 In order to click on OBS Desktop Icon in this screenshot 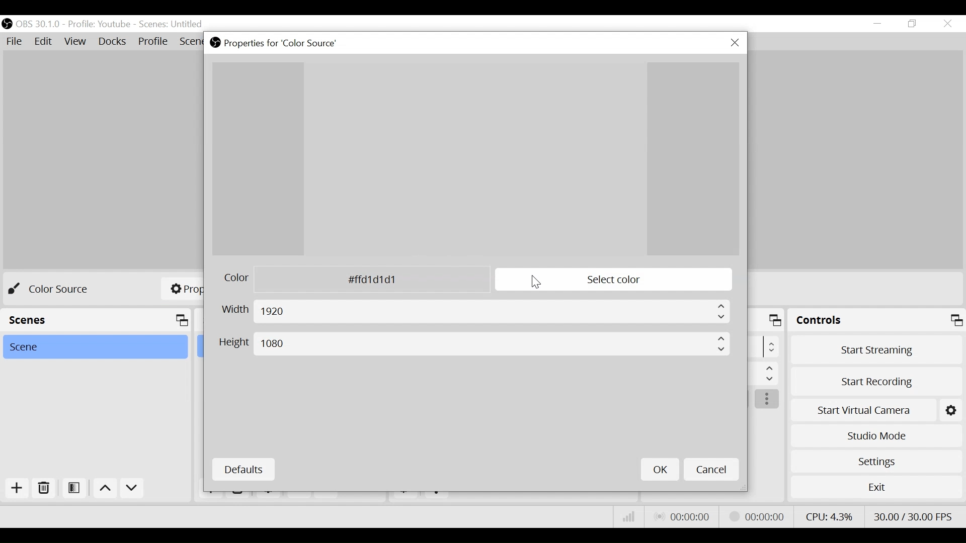, I will do `click(6, 24)`.